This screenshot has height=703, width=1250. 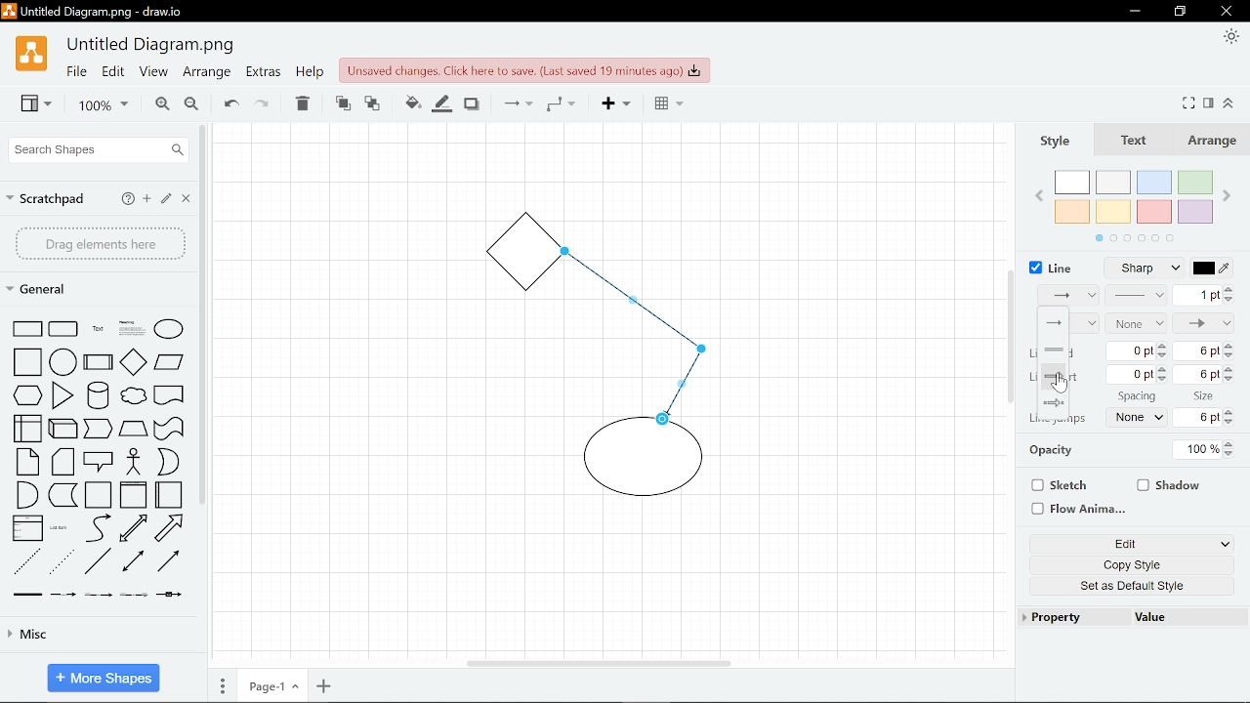 I want to click on Edit, so click(x=1117, y=545).